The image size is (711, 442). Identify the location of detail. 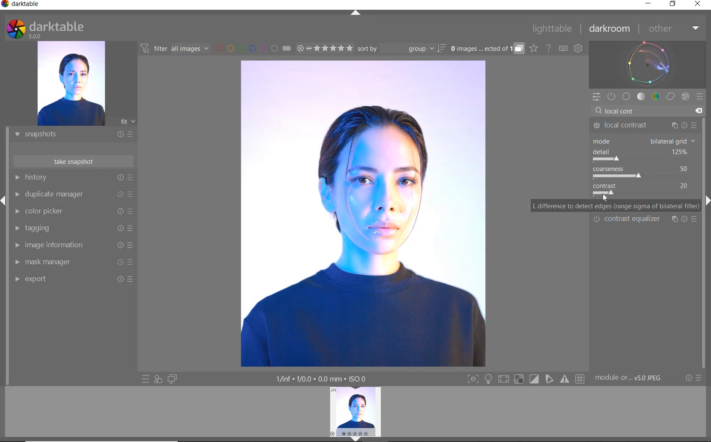
(642, 156).